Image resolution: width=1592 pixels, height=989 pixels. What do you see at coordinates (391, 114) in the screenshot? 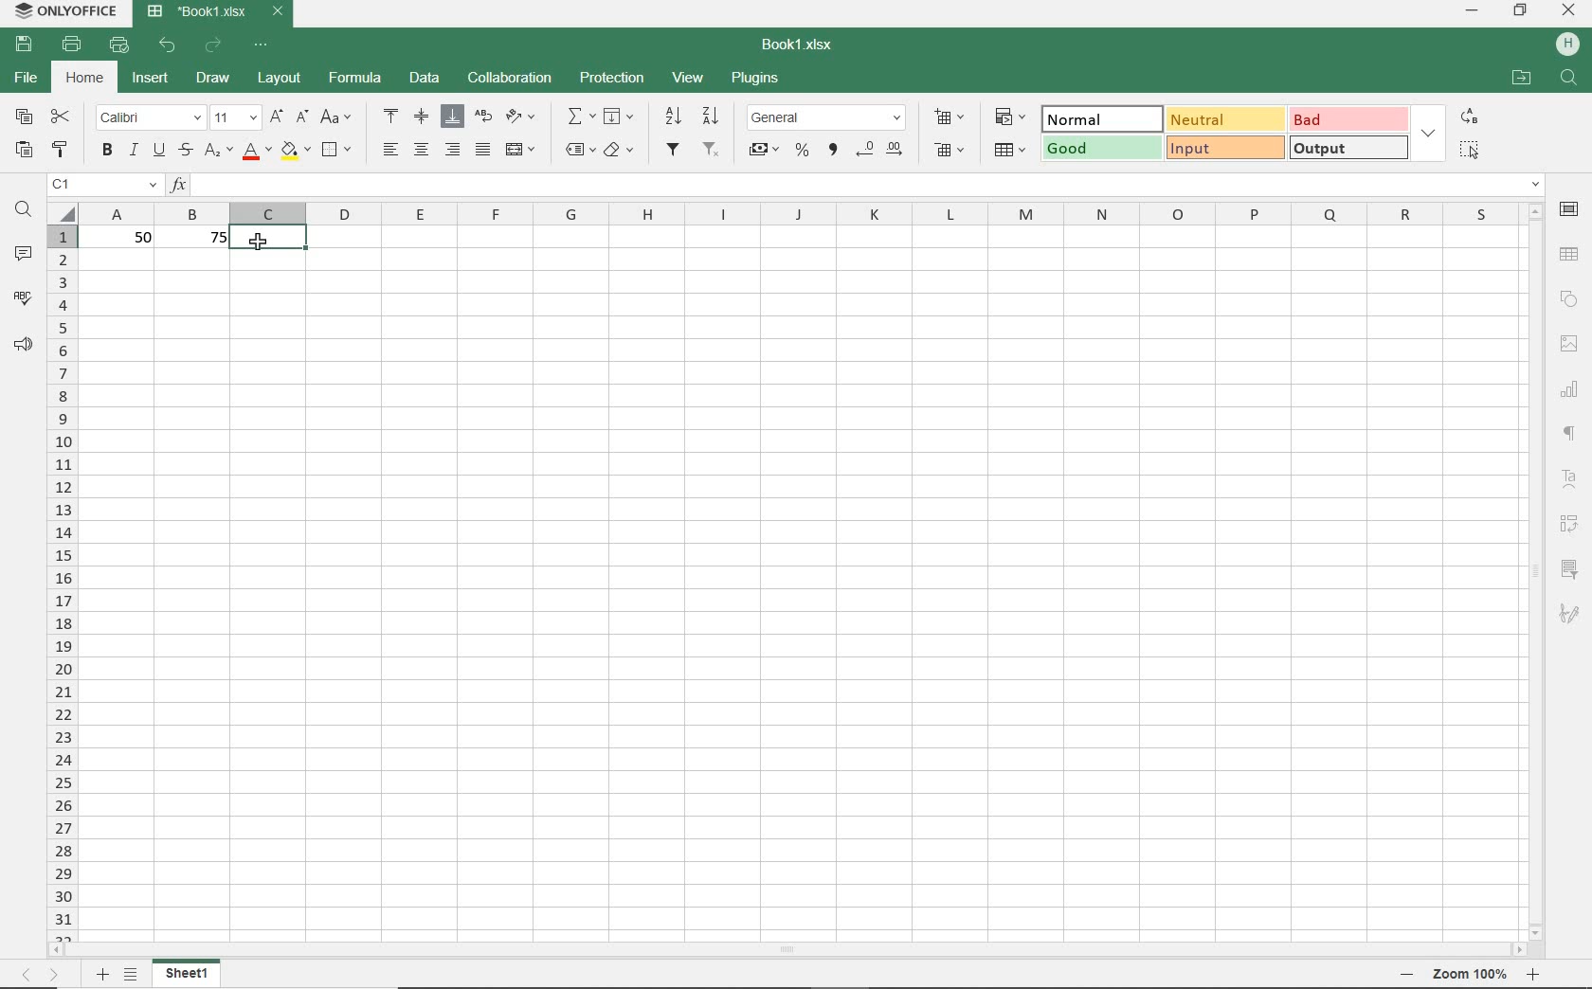
I see `align top` at bounding box center [391, 114].